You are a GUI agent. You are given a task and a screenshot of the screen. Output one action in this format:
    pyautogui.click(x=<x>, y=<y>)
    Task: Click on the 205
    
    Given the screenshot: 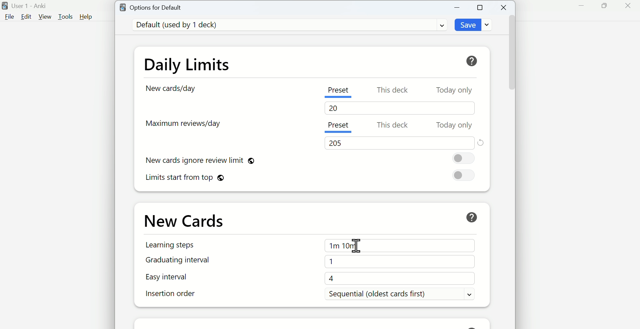 What is the action you would take?
    pyautogui.click(x=340, y=143)
    